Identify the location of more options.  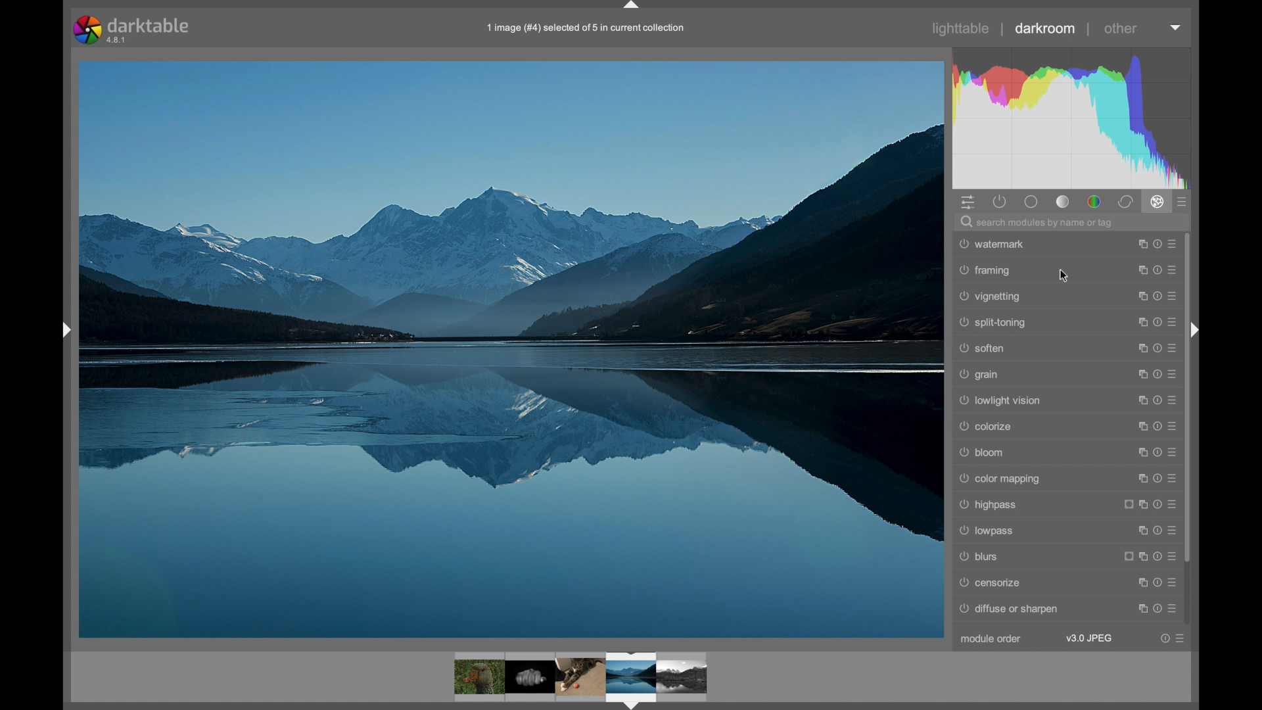
(1157, 479).